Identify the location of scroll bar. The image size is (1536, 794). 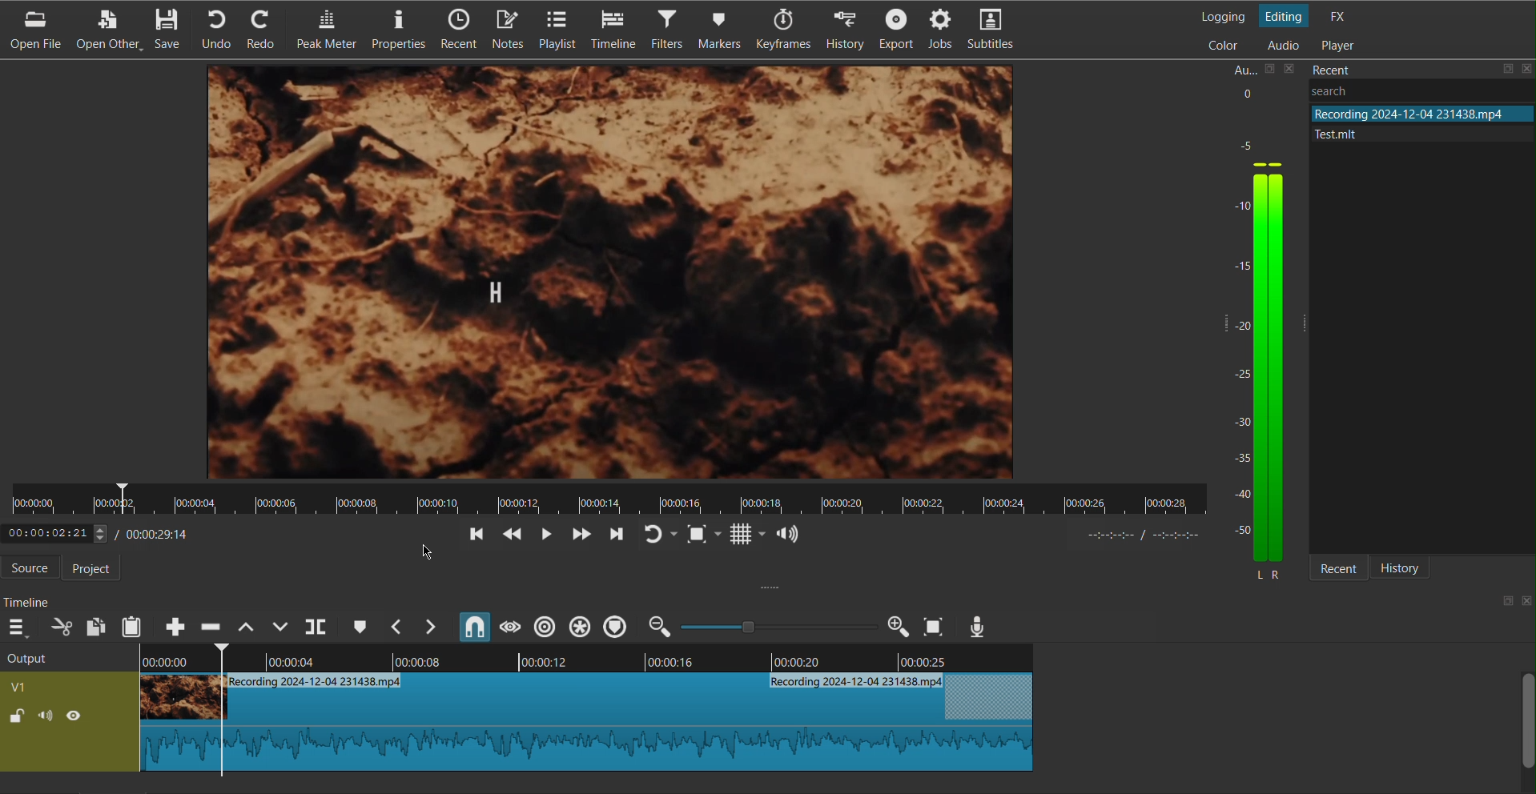
(1526, 718).